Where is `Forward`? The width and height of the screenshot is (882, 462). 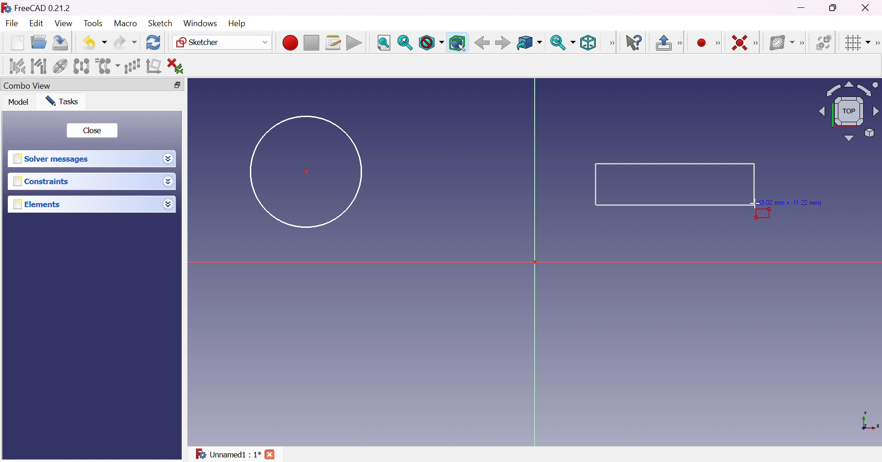
Forward is located at coordinates (503, 44).